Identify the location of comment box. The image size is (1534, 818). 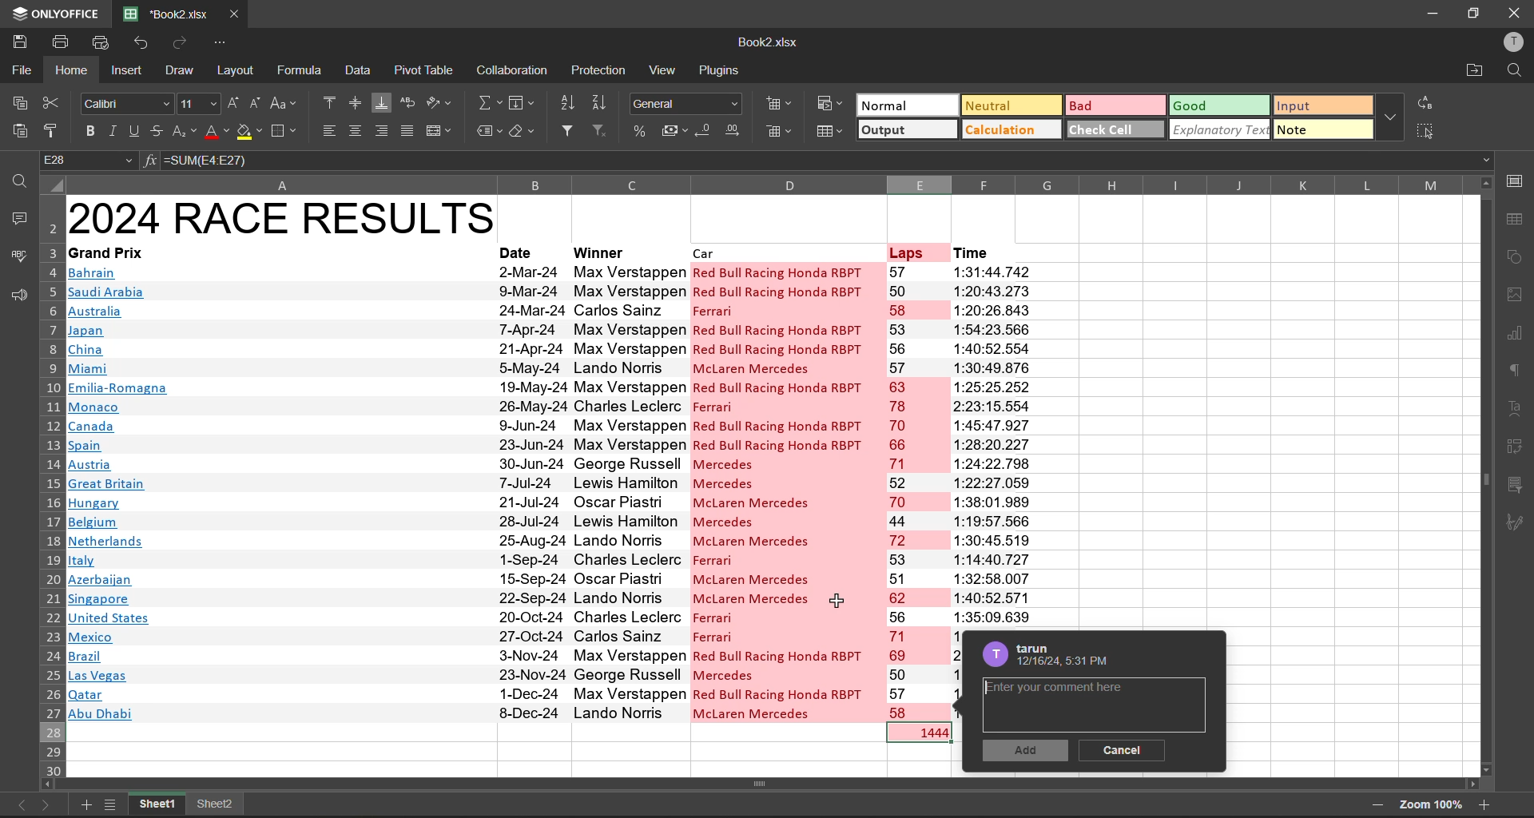
(1089, 704).